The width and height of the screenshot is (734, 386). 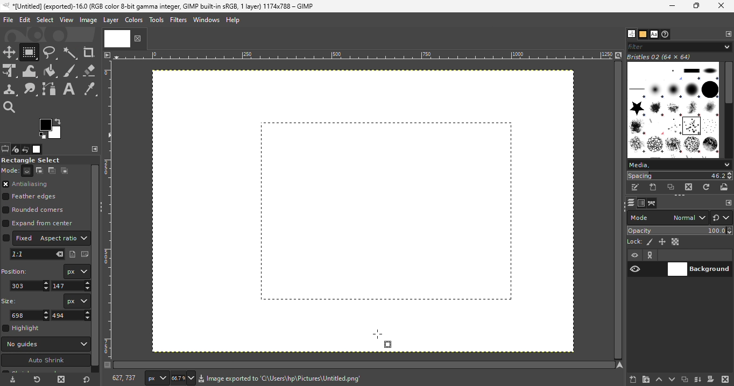 What do you see at coordinates (729, 203) in the screenshot?
I see `Configure this brush` at bounding box center [729, 203].